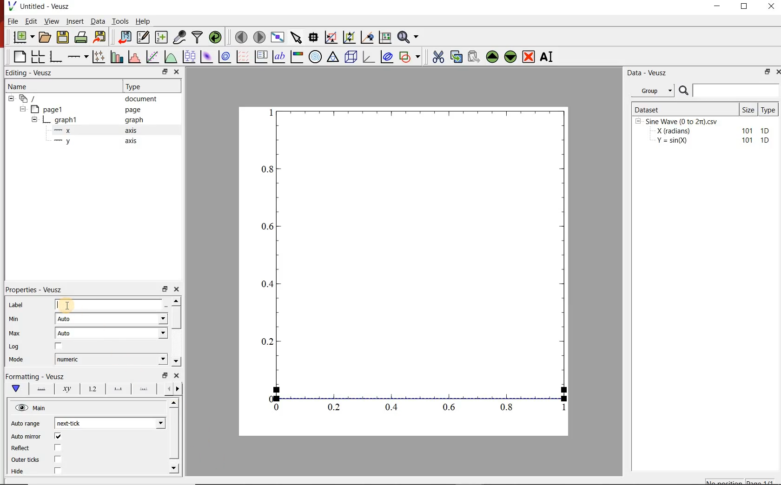 The width and height of the screenshot is (781, 485). Describe the element at coordinates (772, 6) in the screenshot. I see `Close` at that location.